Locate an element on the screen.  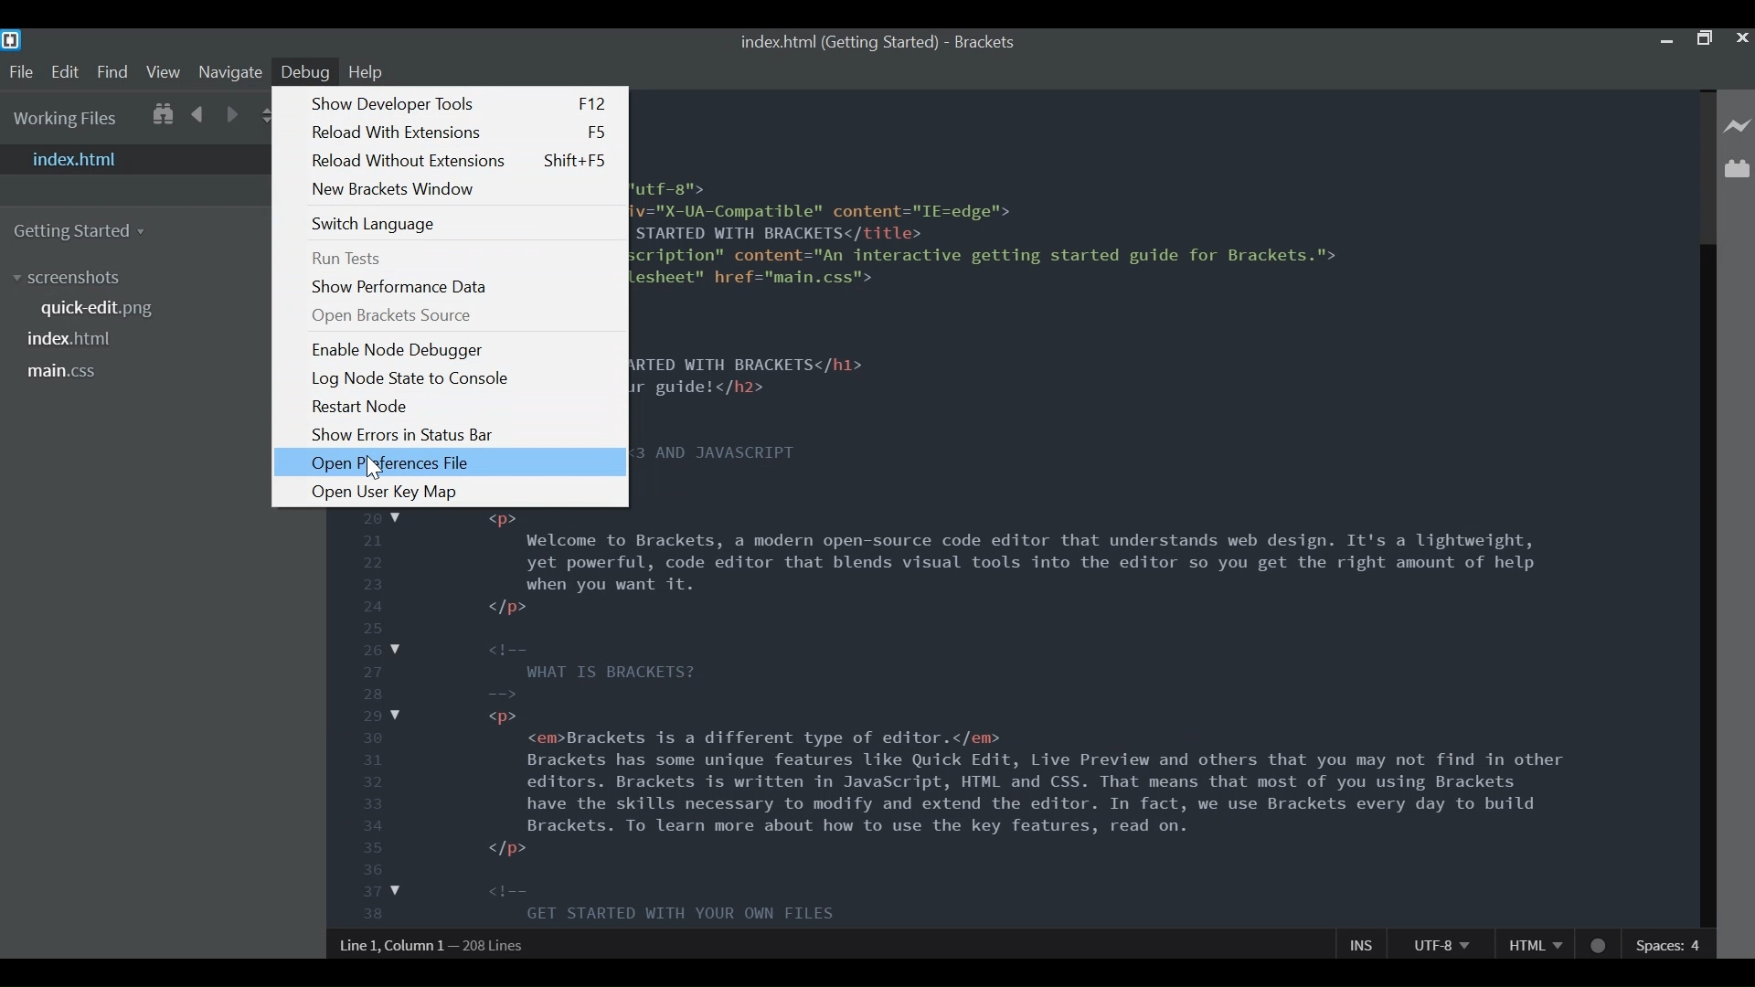
Edit is located at coordinates (65, 71).